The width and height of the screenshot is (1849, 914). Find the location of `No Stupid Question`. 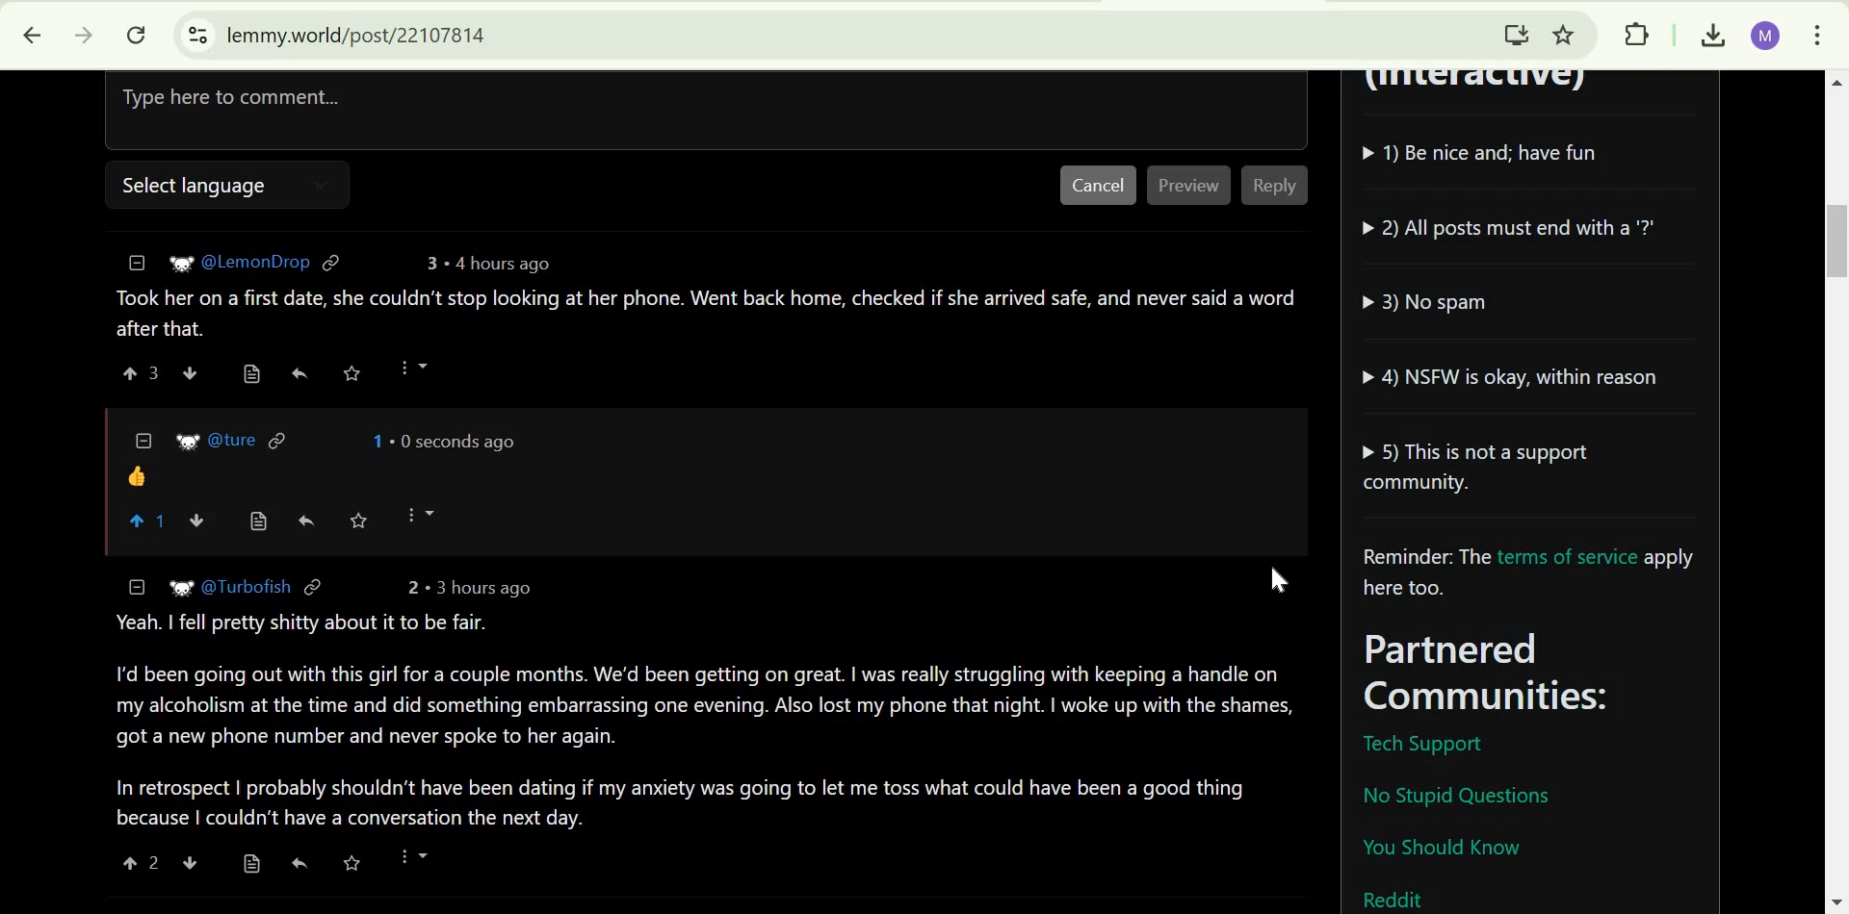

No Stupid Question is located at coordinates (1465, 794).